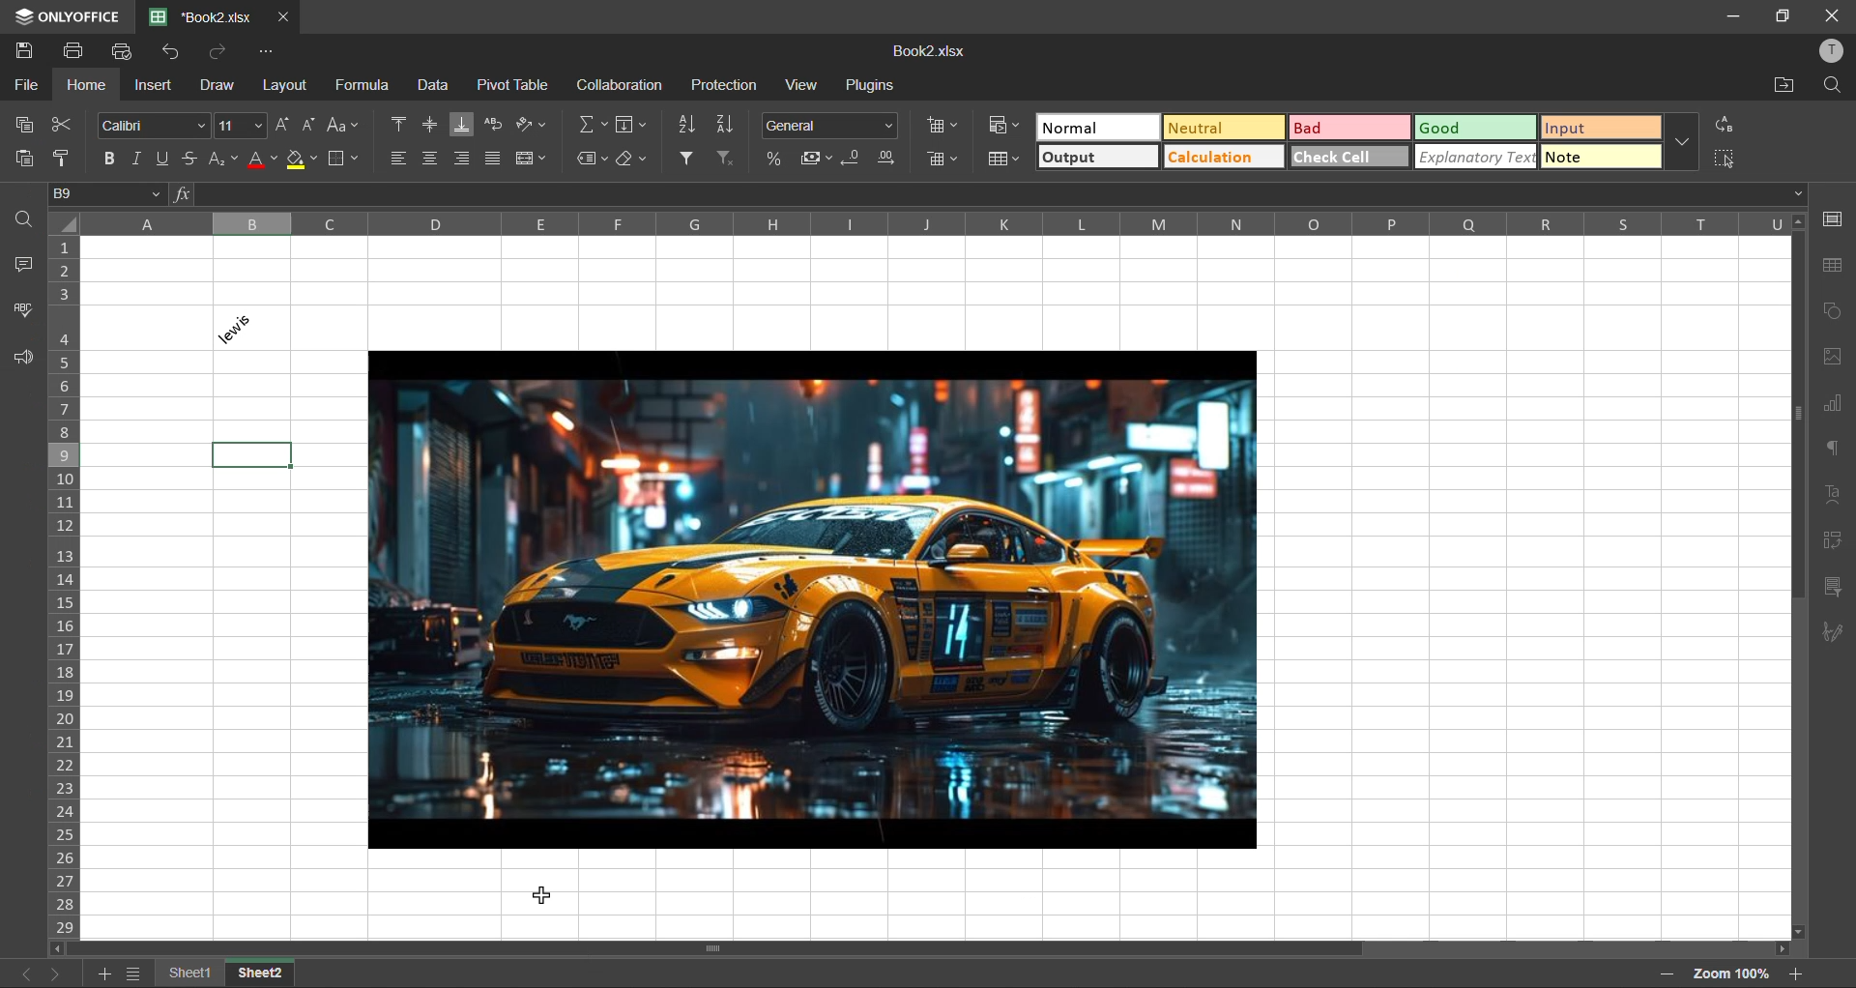  What do you see at coordinates (433, 159) in the screenshot?
I see `align center` at bounding box center [433, 159].